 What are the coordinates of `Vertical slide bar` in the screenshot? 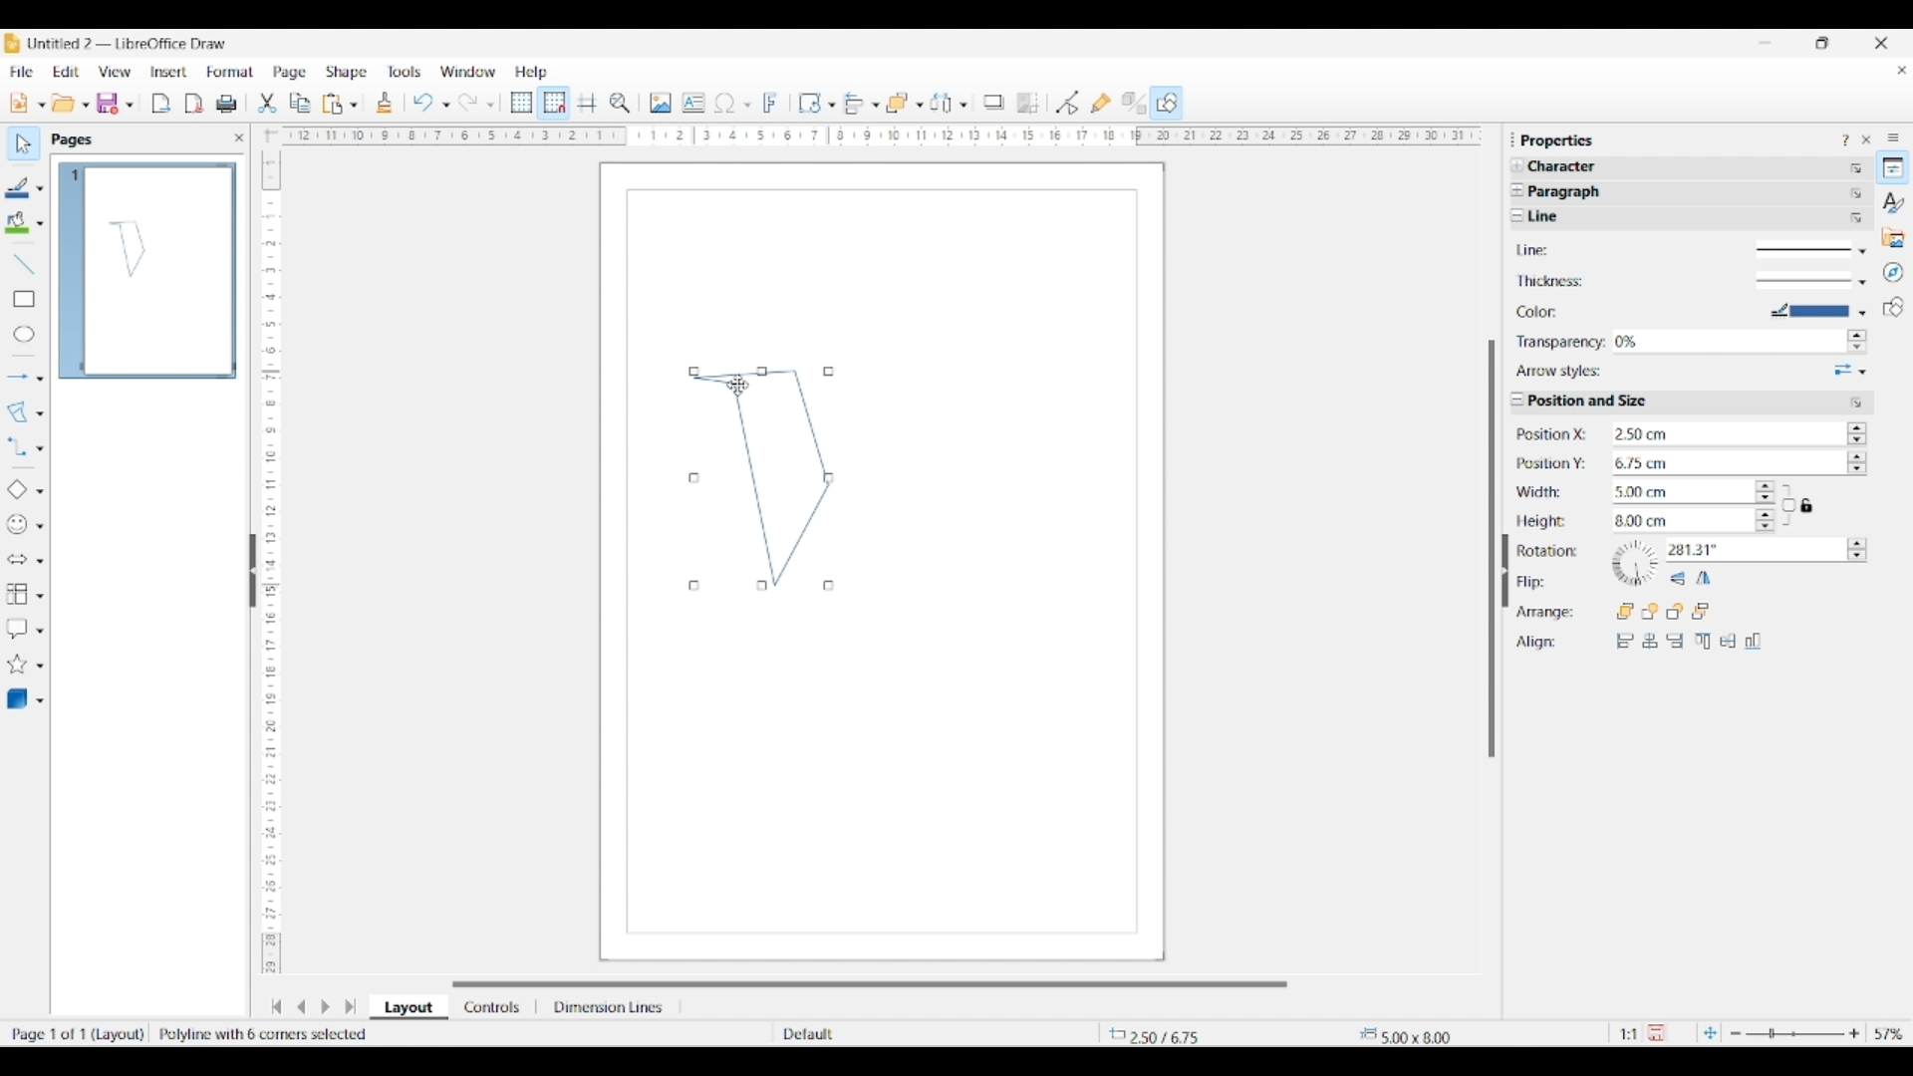 It's located at (1492, 549).